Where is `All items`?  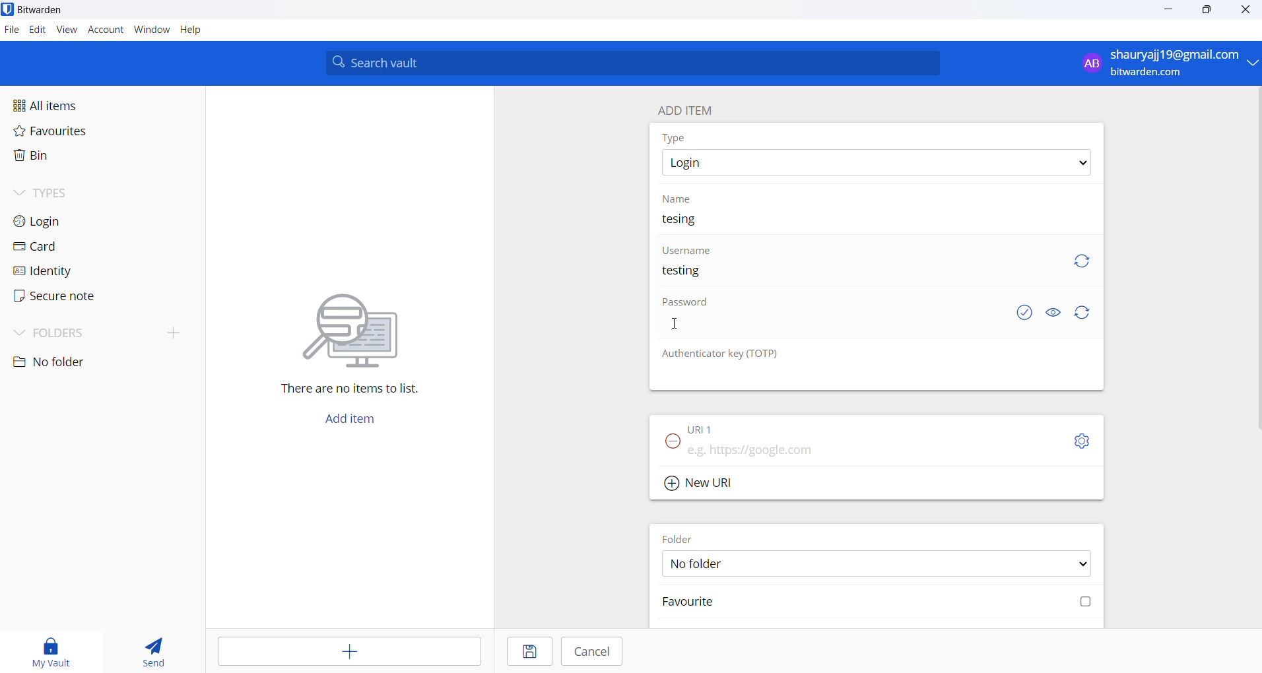
All items is located at coordinates (75, 104).